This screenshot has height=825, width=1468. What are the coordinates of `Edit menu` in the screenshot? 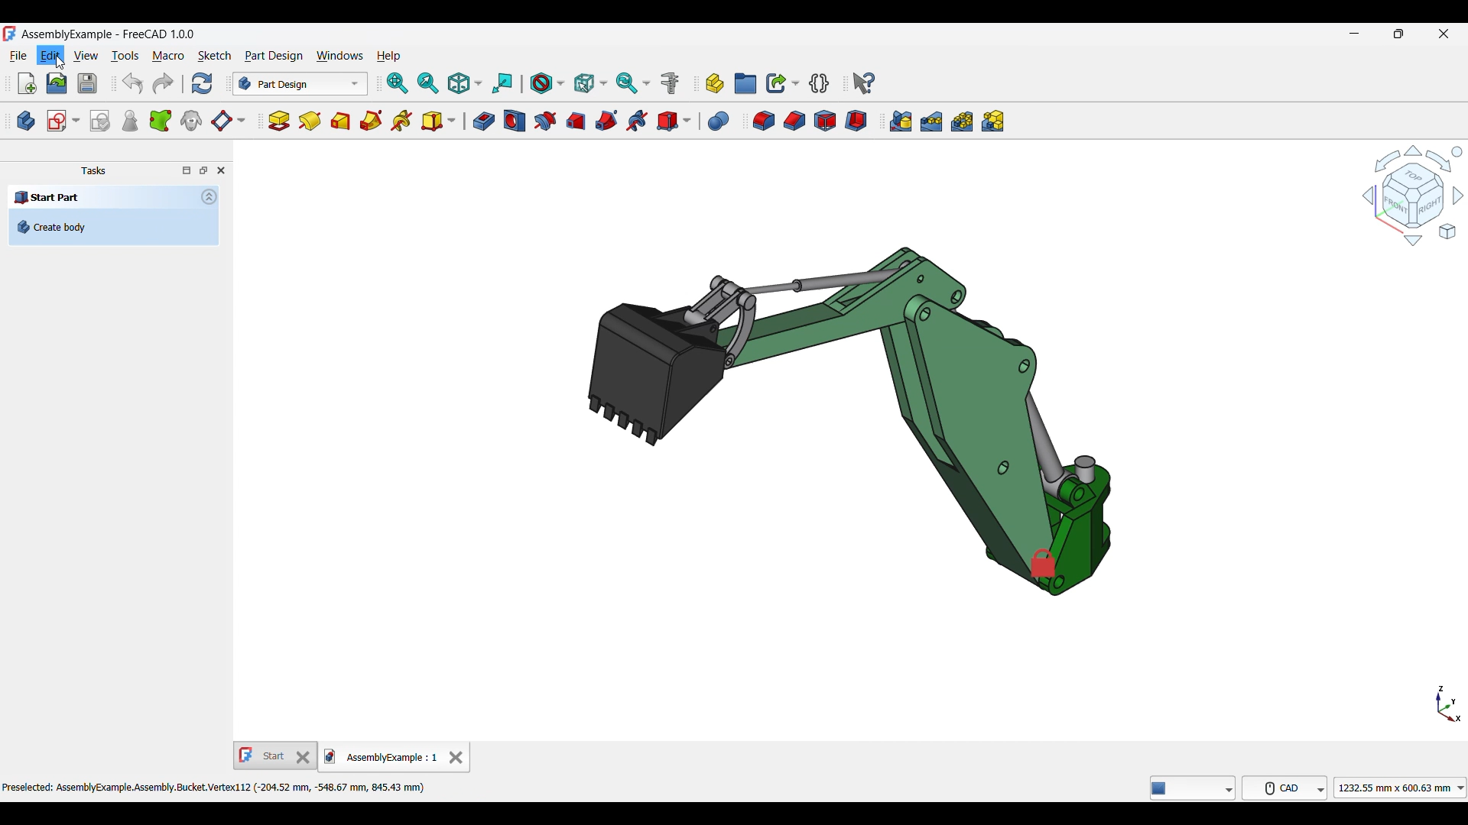 It's located at (50, 56).